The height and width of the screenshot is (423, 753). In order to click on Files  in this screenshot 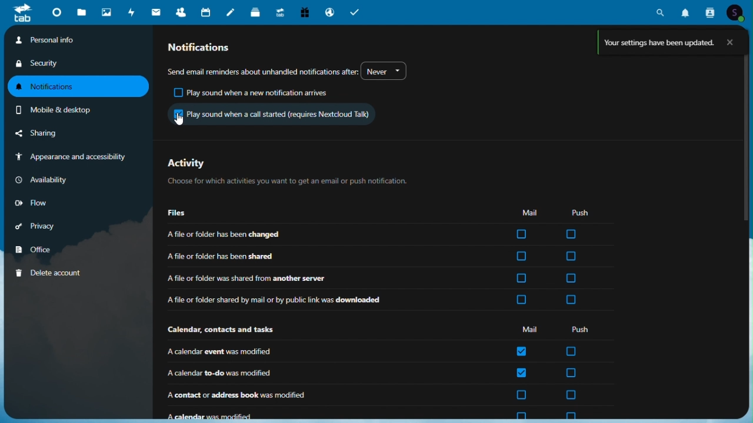, I will do `click(181, 213)`.